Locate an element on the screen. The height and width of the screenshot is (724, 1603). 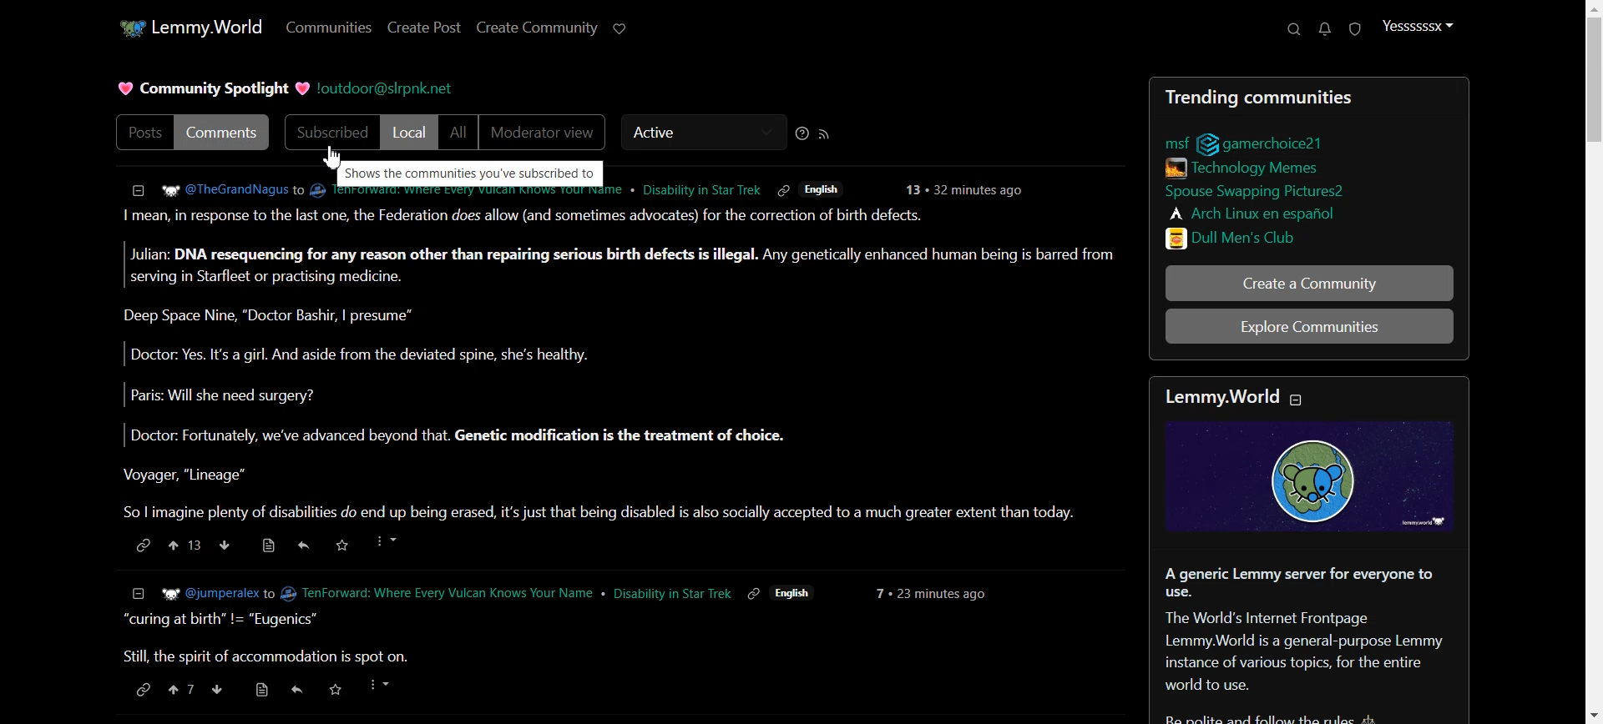
link is located at coordinates (1171, 142).